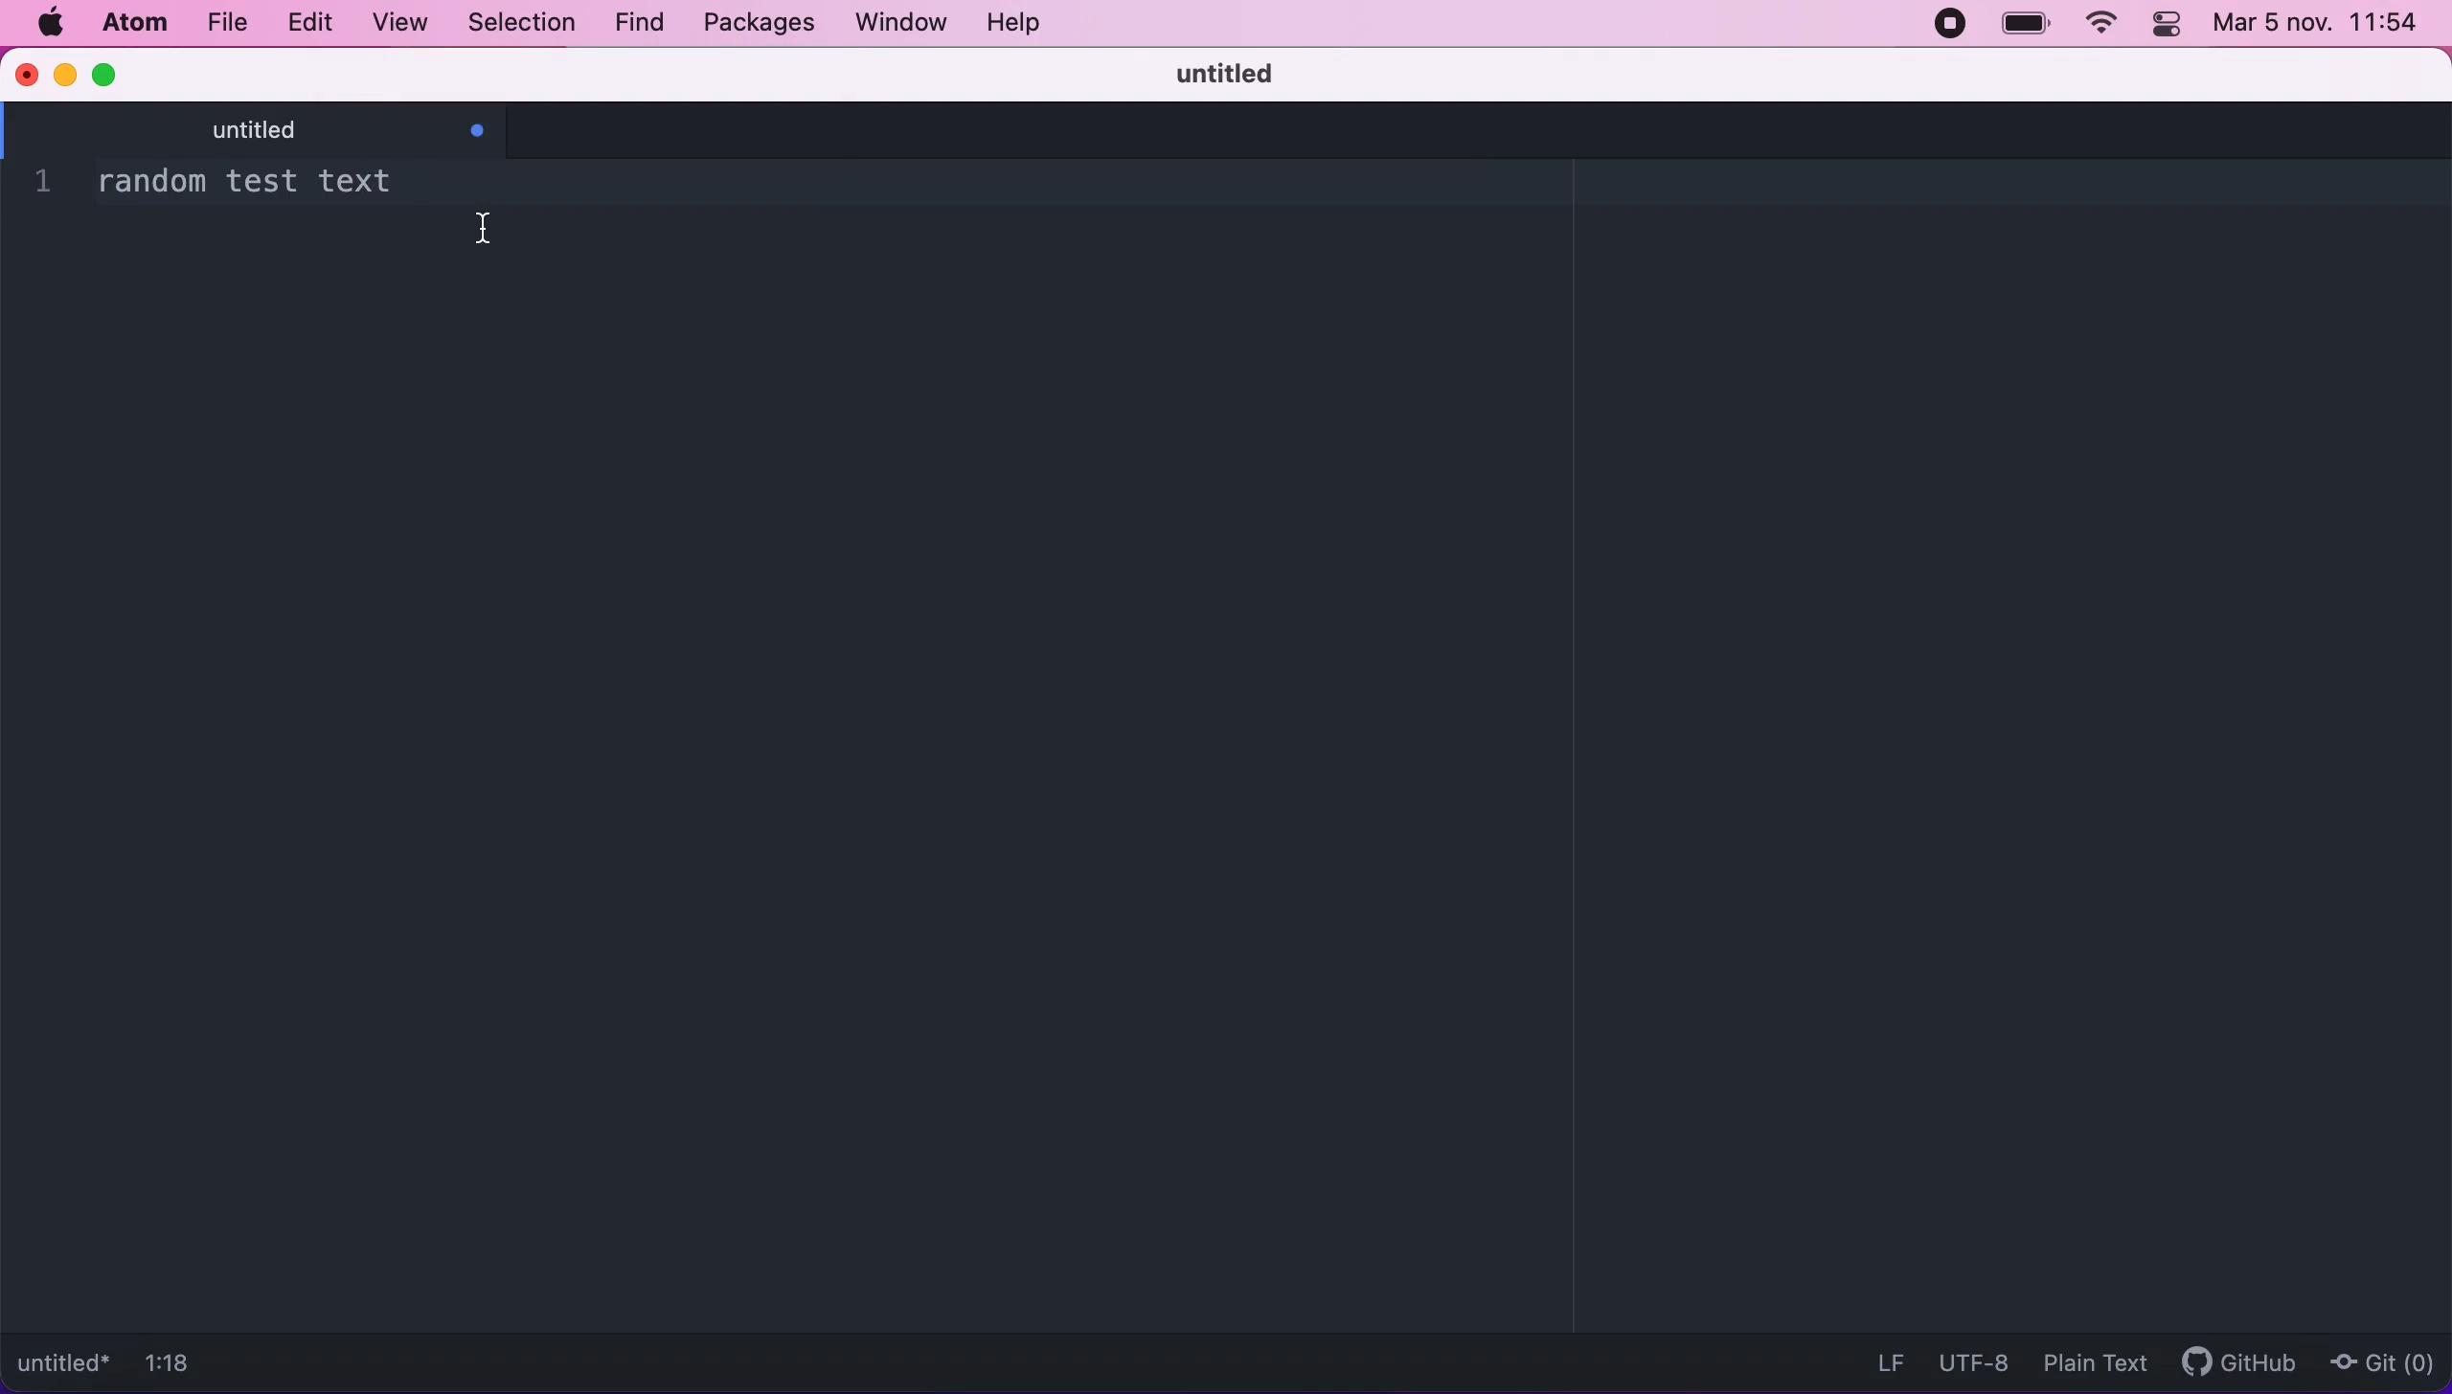 Image resolution: width=2452 pixels, height=1394 pixels. Describe the element at coordinates (894, 25) in the screenshot. I see `window` at that location.